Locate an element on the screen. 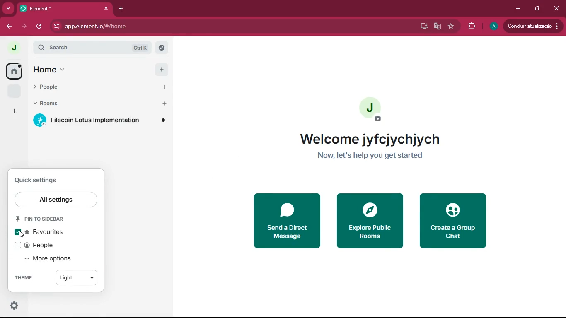 The image size is (566, 318). home is located at coordinates (13, 71).